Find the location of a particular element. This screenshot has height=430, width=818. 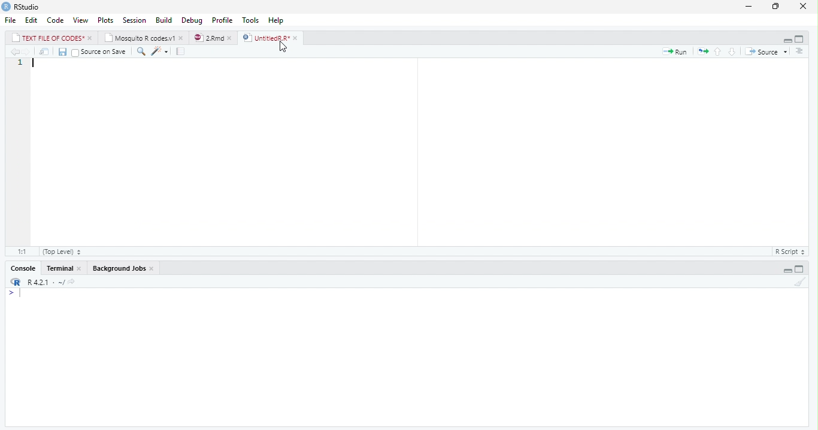

clear console is located at coordinates (800, 282).